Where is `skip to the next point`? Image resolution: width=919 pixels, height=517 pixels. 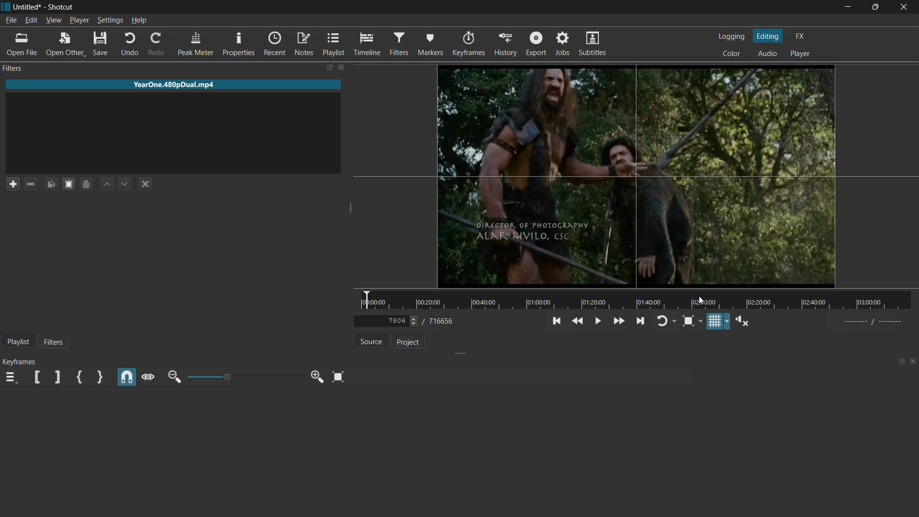
skip to the next point is located at coordinates (639, 321).